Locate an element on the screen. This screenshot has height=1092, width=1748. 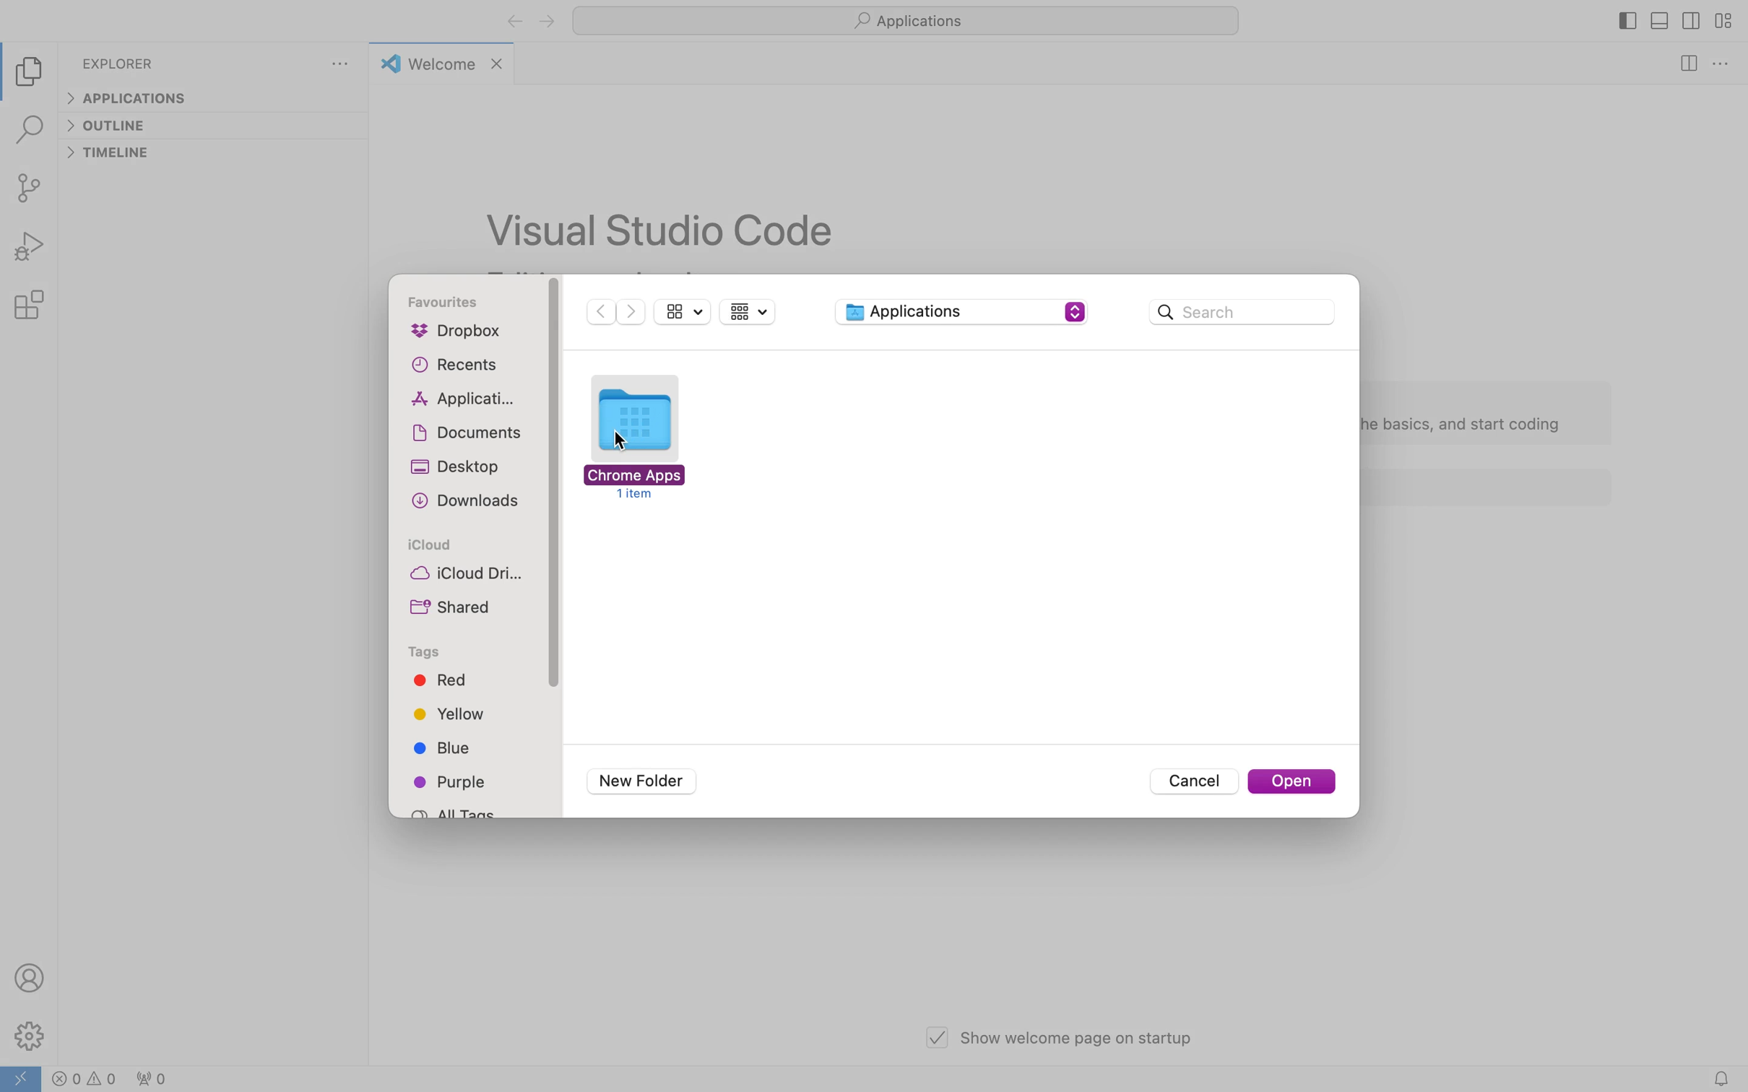
extension is located at coordinates (34, 303).